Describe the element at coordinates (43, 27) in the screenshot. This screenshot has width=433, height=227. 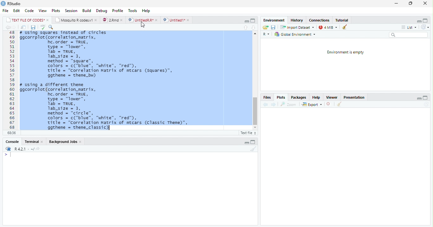
I see `spelling` at that location.